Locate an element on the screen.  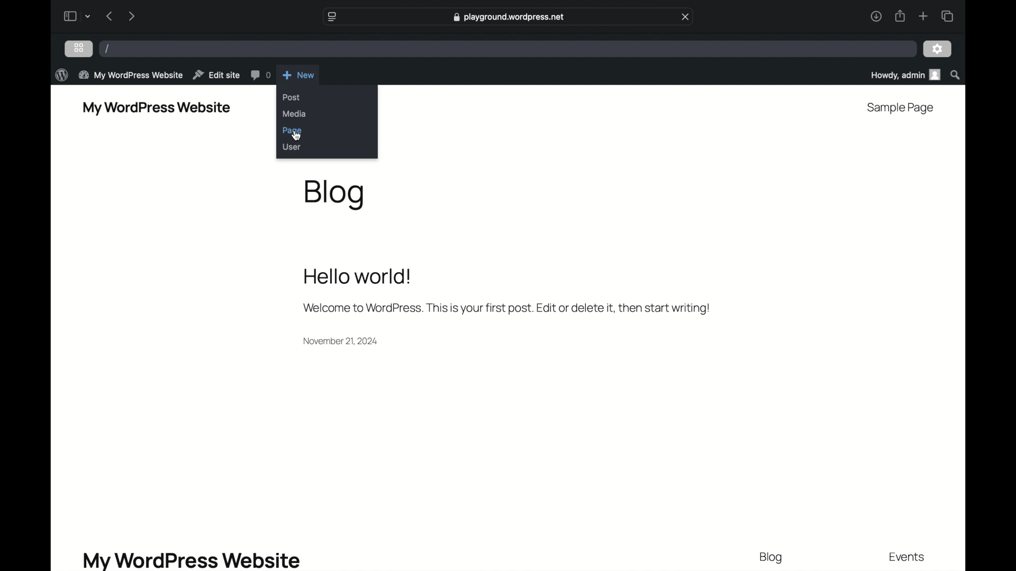
events is located at coordinates (908, 558).